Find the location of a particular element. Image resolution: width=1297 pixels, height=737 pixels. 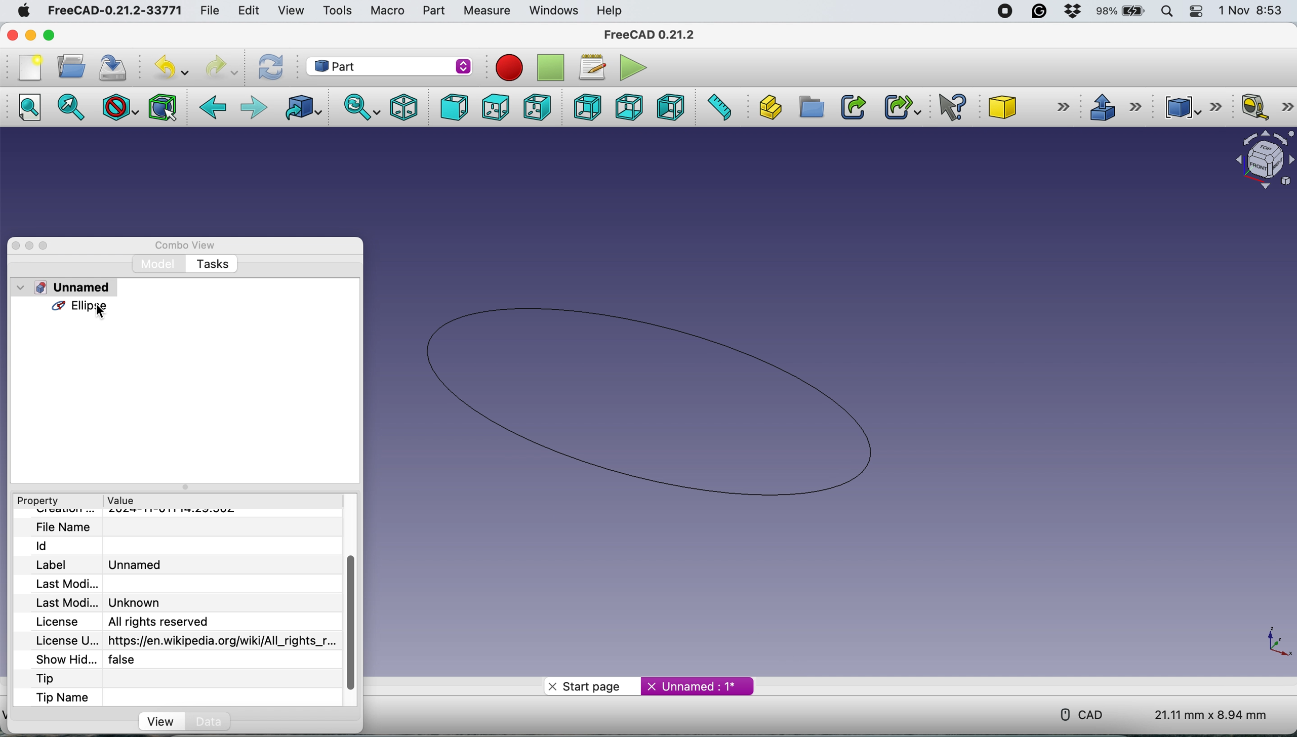

right is located at coordinates (539, 107).